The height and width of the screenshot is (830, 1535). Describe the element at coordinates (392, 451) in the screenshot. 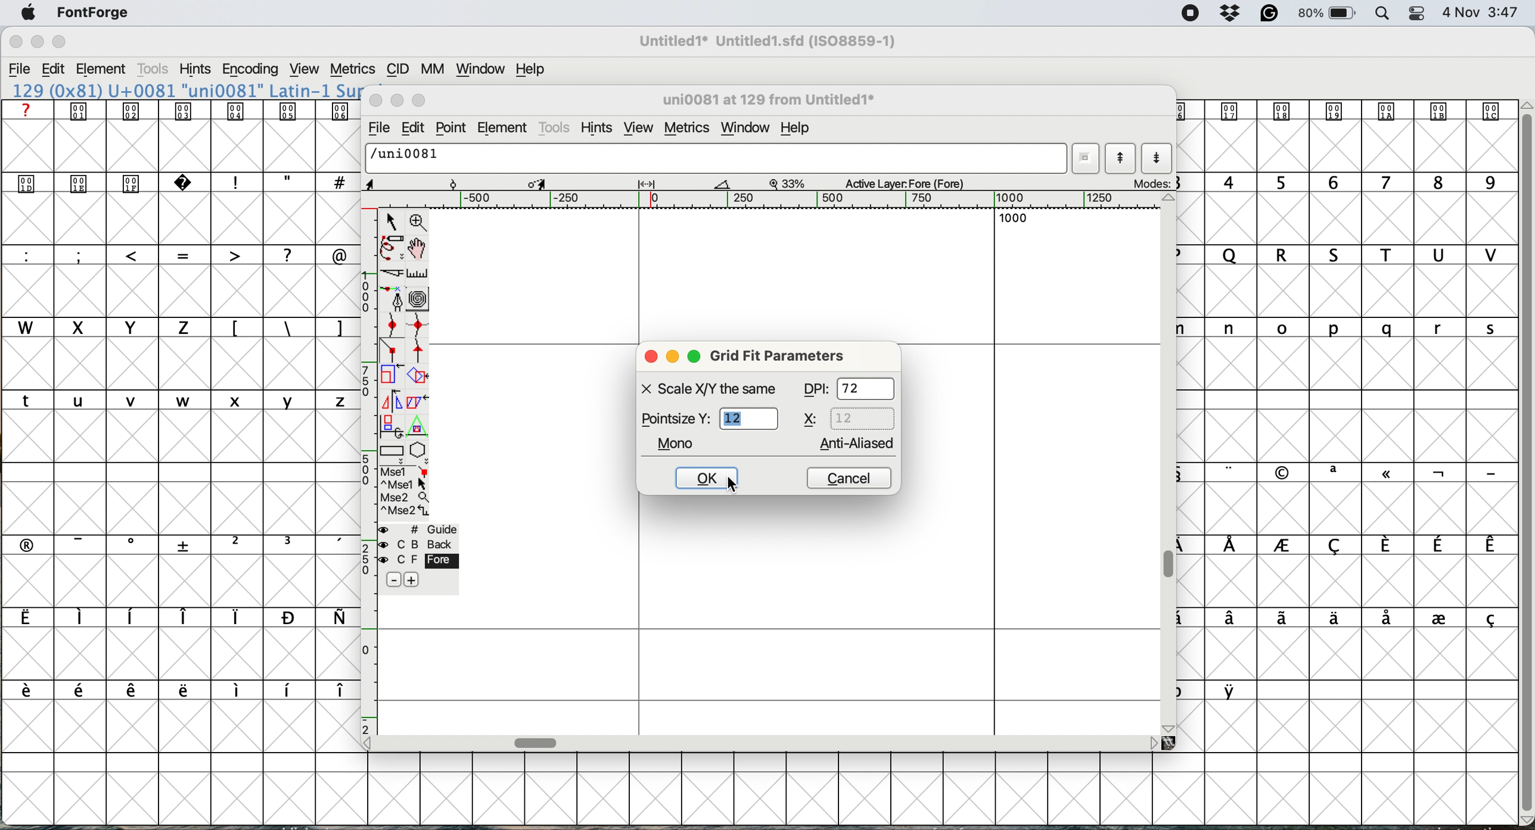

I see `rectangles and ellipses` at that location.